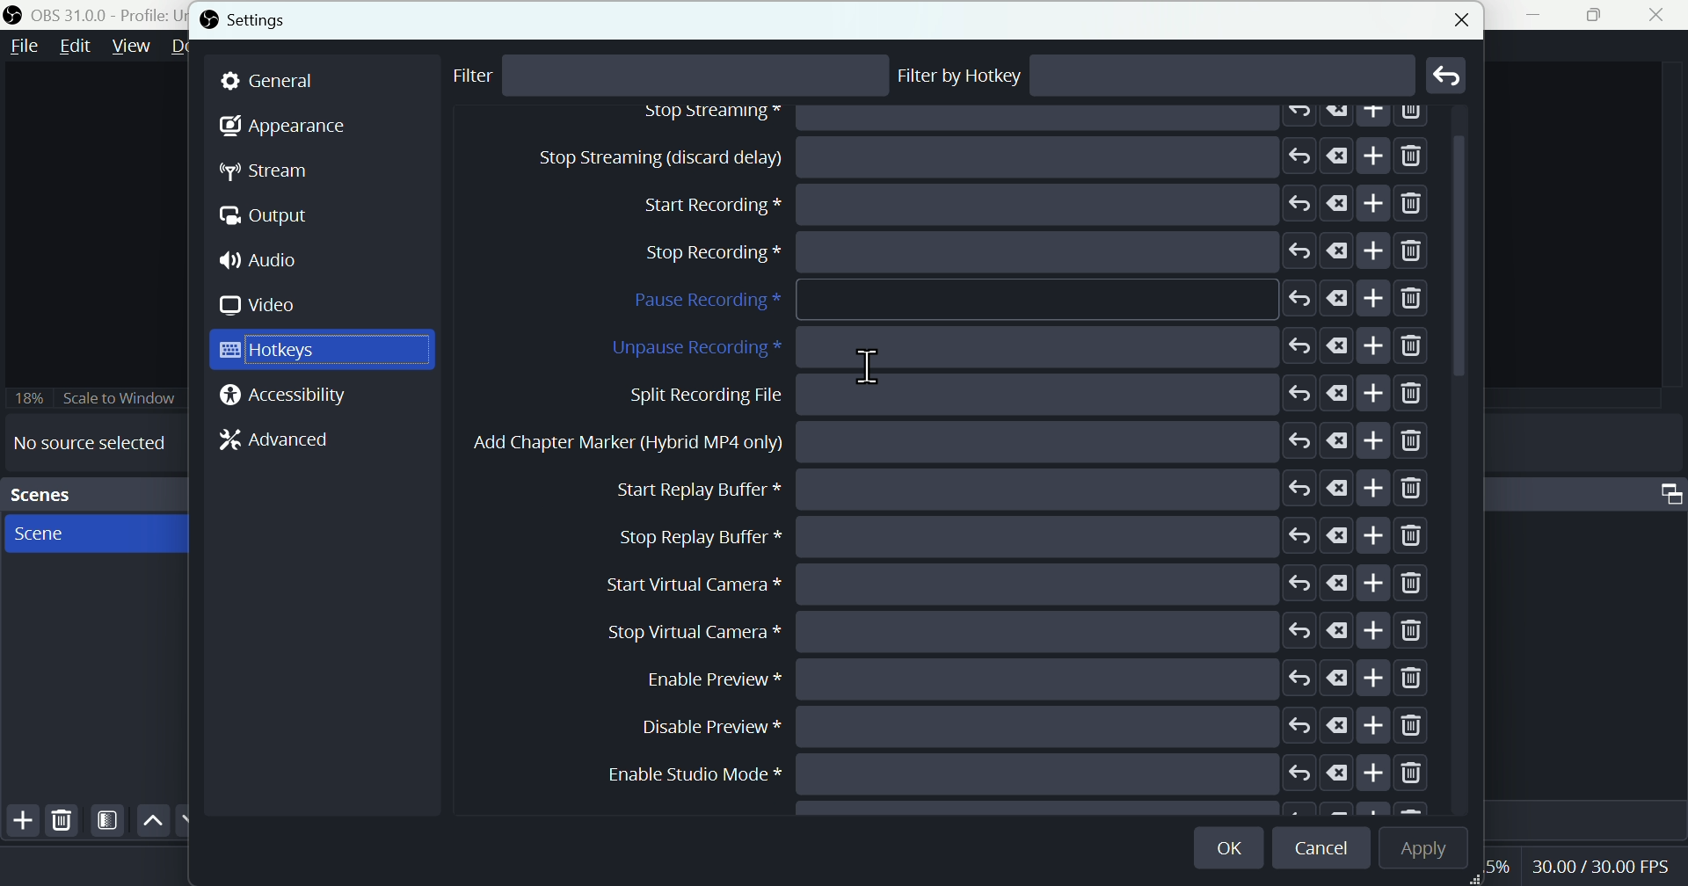  I want to click on Start replay buffer, so click(1017, 490).